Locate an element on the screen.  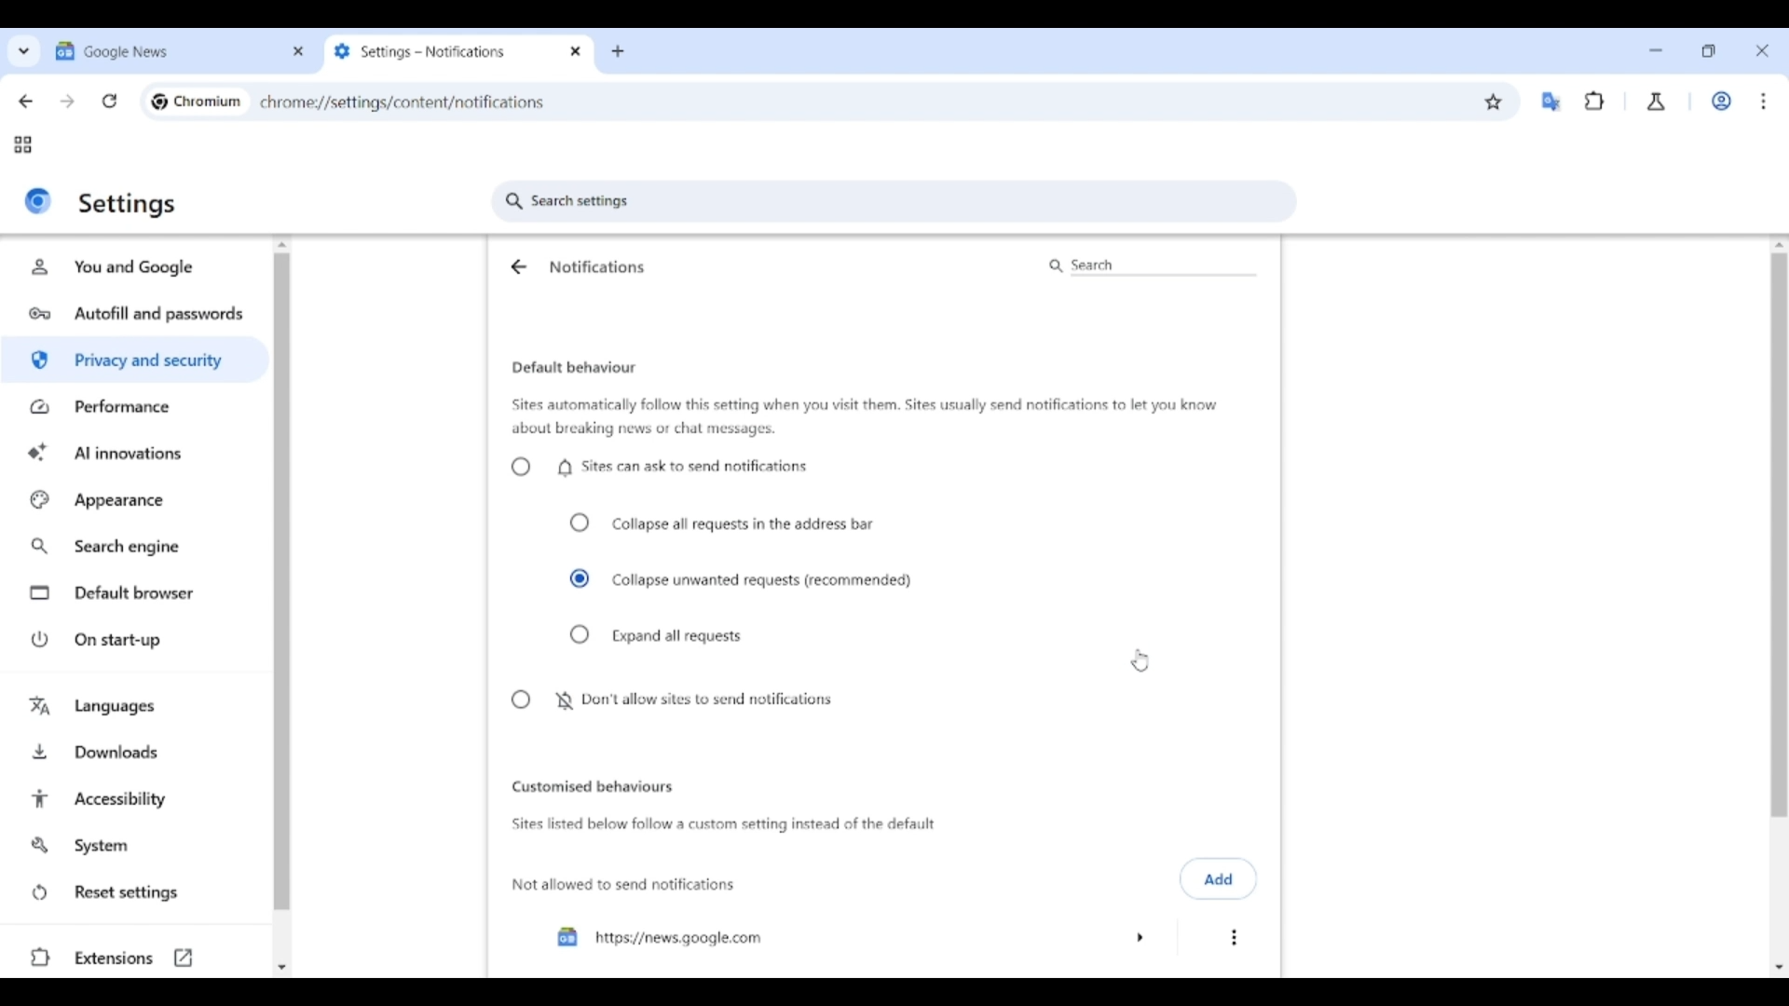
Go back is located at coordinates (25, 102).